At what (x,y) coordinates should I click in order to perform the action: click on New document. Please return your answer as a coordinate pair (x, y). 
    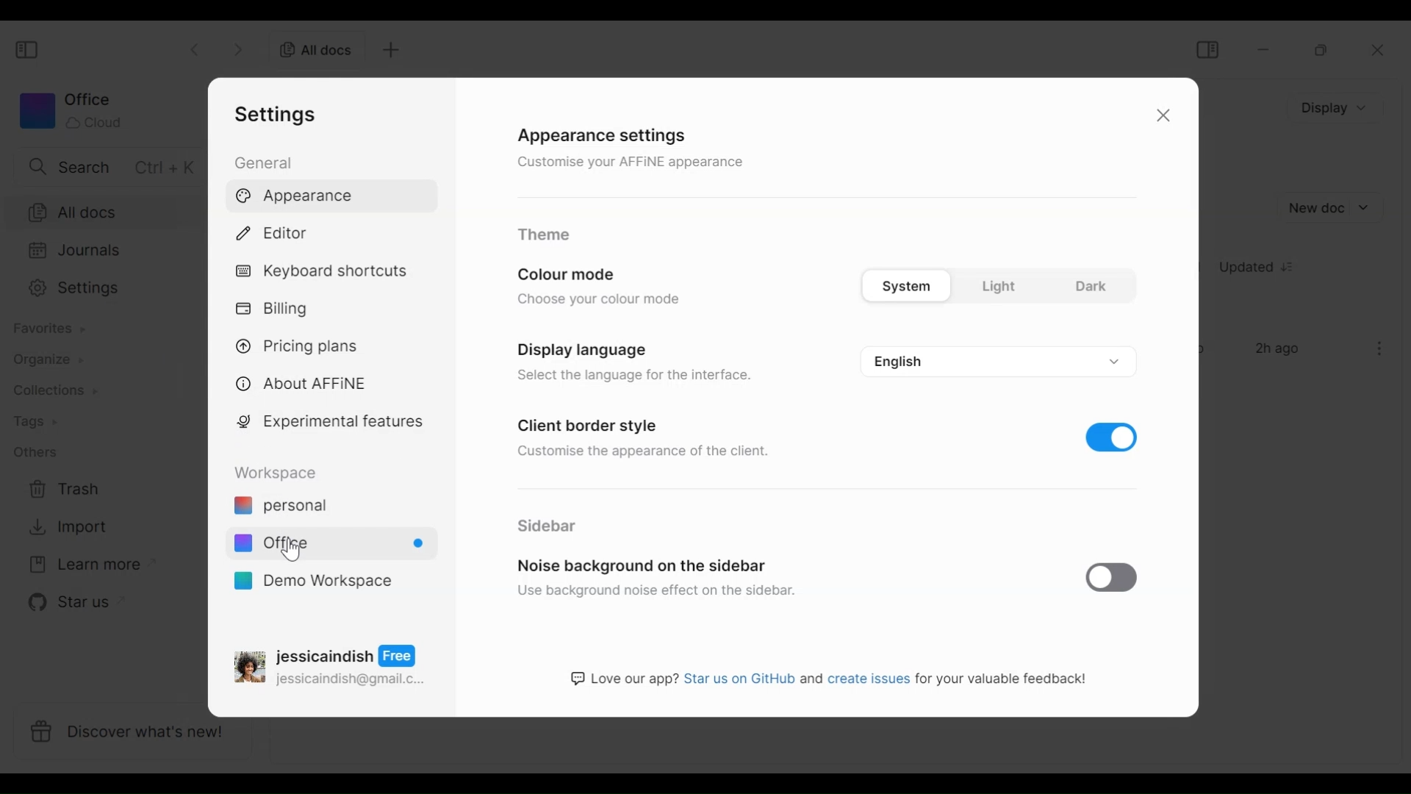
    Looking at the image, I should click on (1329, 208).